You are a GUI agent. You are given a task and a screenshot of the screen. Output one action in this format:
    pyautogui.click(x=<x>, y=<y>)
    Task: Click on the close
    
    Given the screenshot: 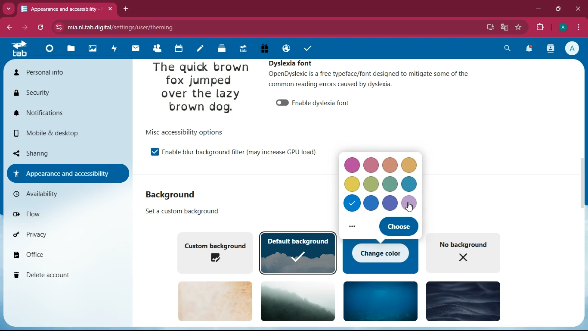 What is the action you would take?
    pyautogui.click(x=579, y=9)
    